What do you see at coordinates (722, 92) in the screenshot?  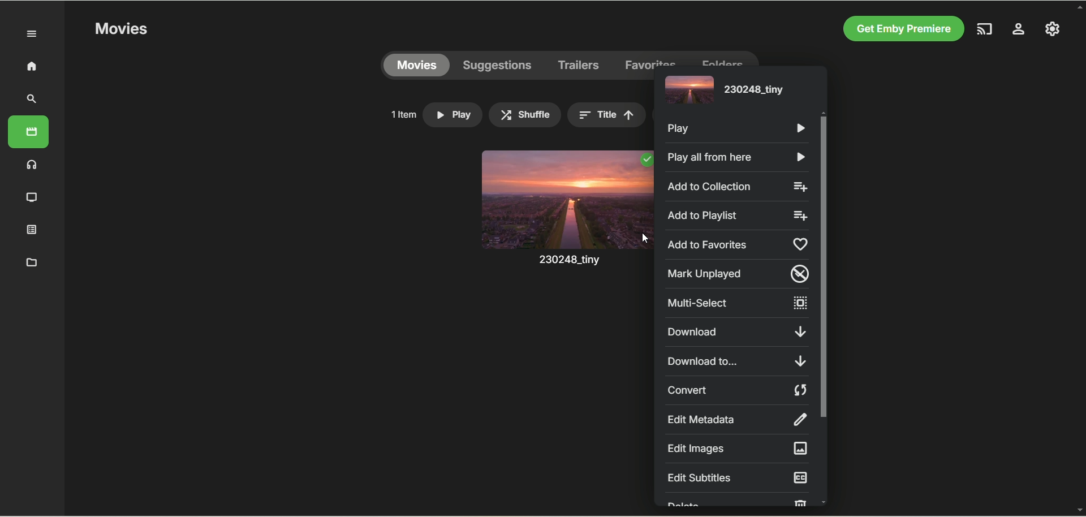 I see `movie title` at bounding box center [722, 92].